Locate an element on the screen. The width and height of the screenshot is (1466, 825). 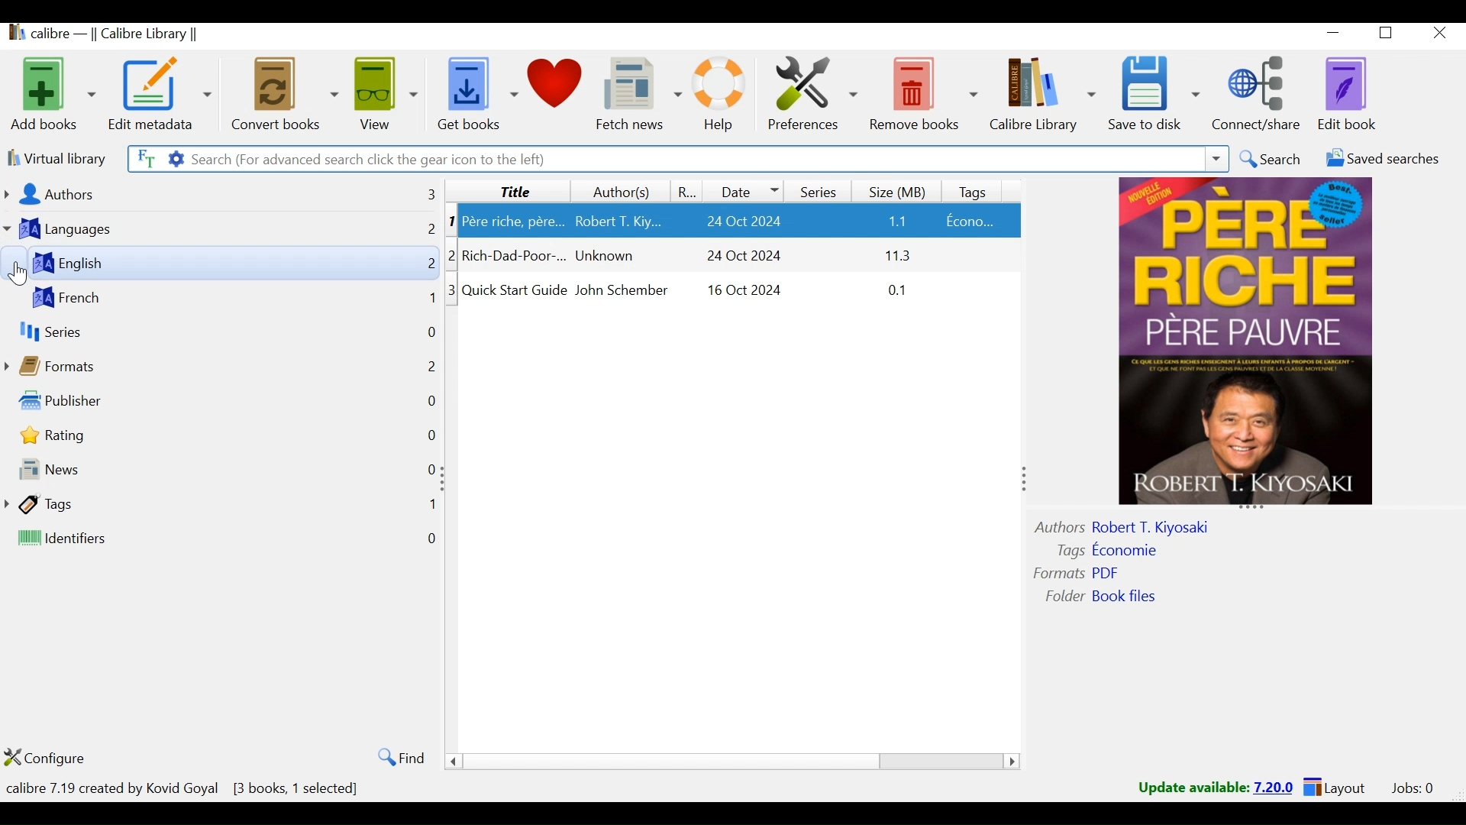
Size (MB) is located at coordinates (900, 189).